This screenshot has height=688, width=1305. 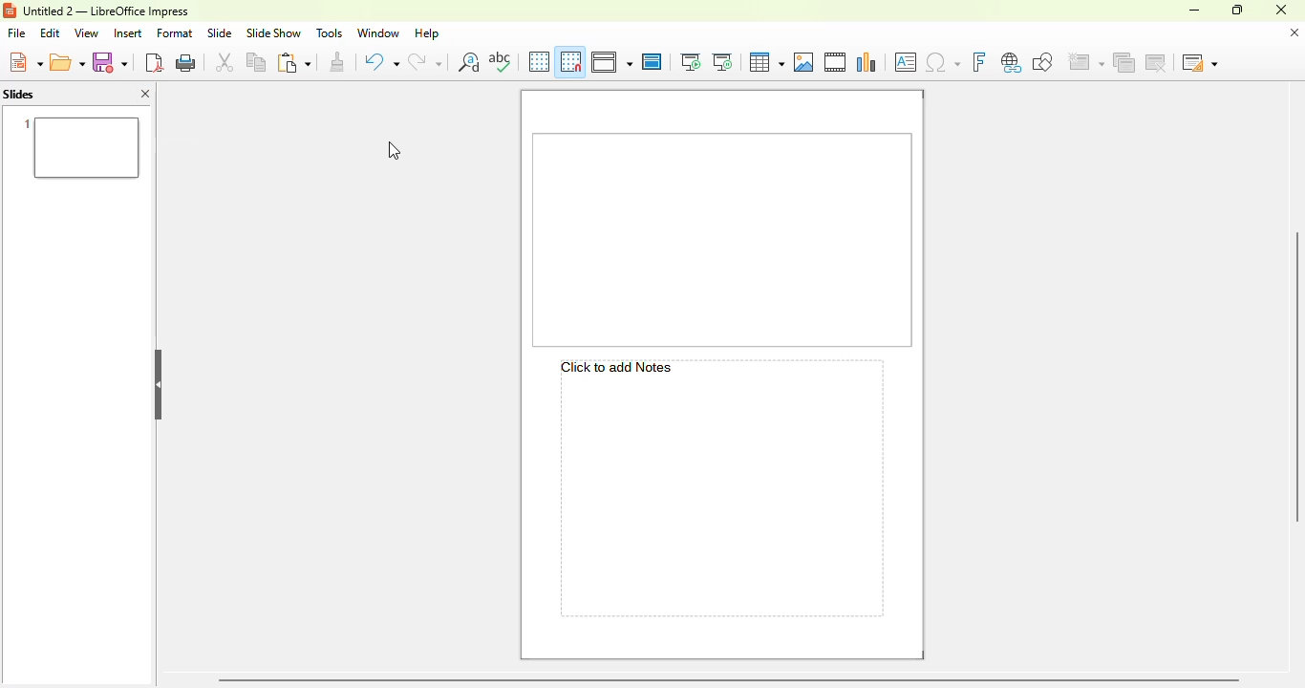 I want to click on slide layout, so click(x=1200, y=61).